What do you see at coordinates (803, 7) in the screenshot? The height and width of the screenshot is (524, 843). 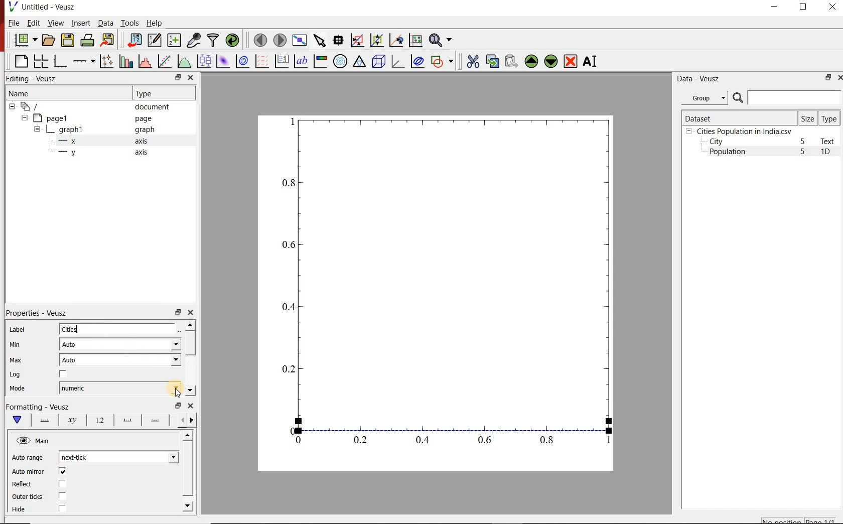 I see `RESTORE` at bounding box center [803, 7].